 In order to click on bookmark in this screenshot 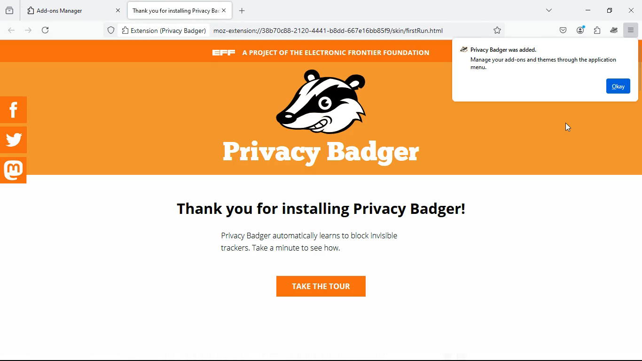, I will do `click(499, 30)`.